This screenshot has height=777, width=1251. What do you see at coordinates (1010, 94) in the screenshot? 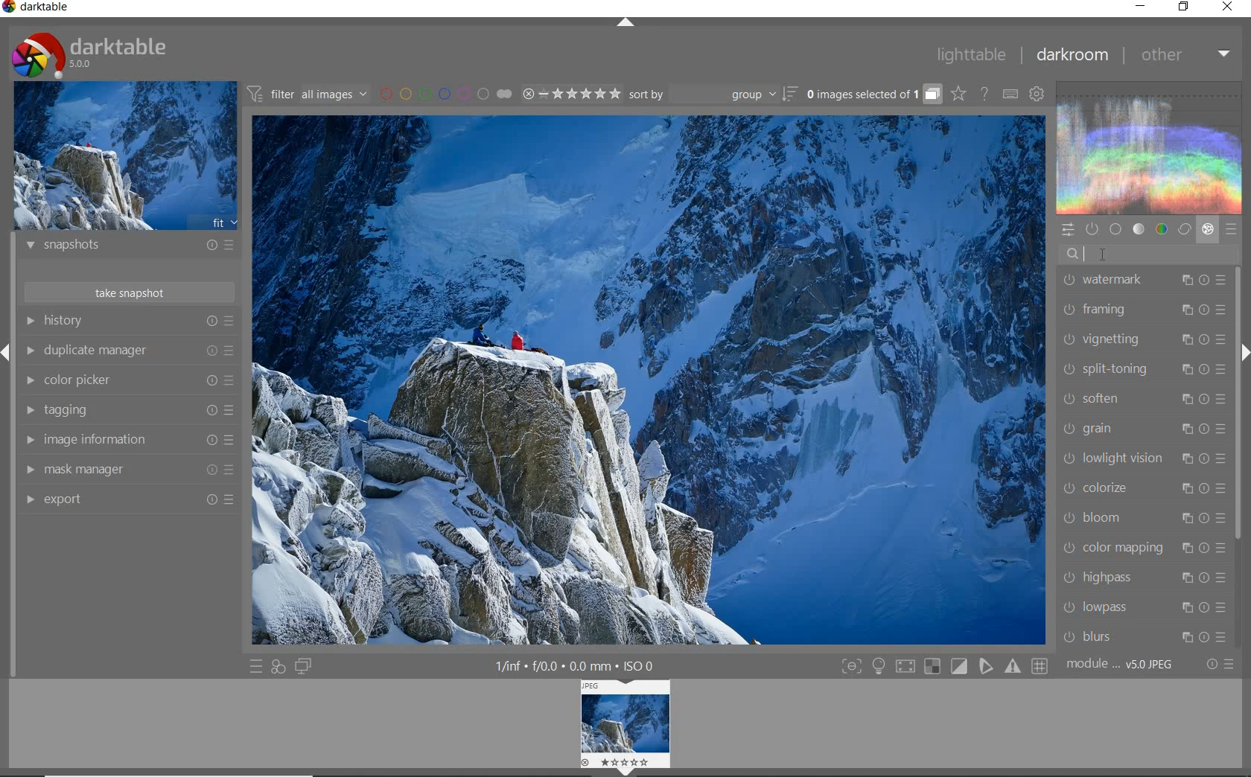
I see `set keyboard shortcuts` at bounding box center [1010, 94].